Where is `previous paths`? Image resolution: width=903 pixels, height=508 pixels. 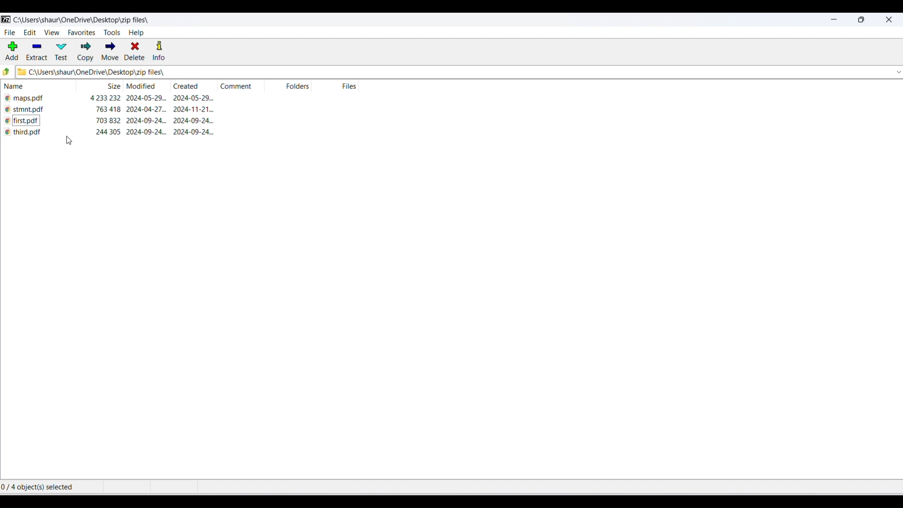 previous paths is located at coordinates (6, 72).